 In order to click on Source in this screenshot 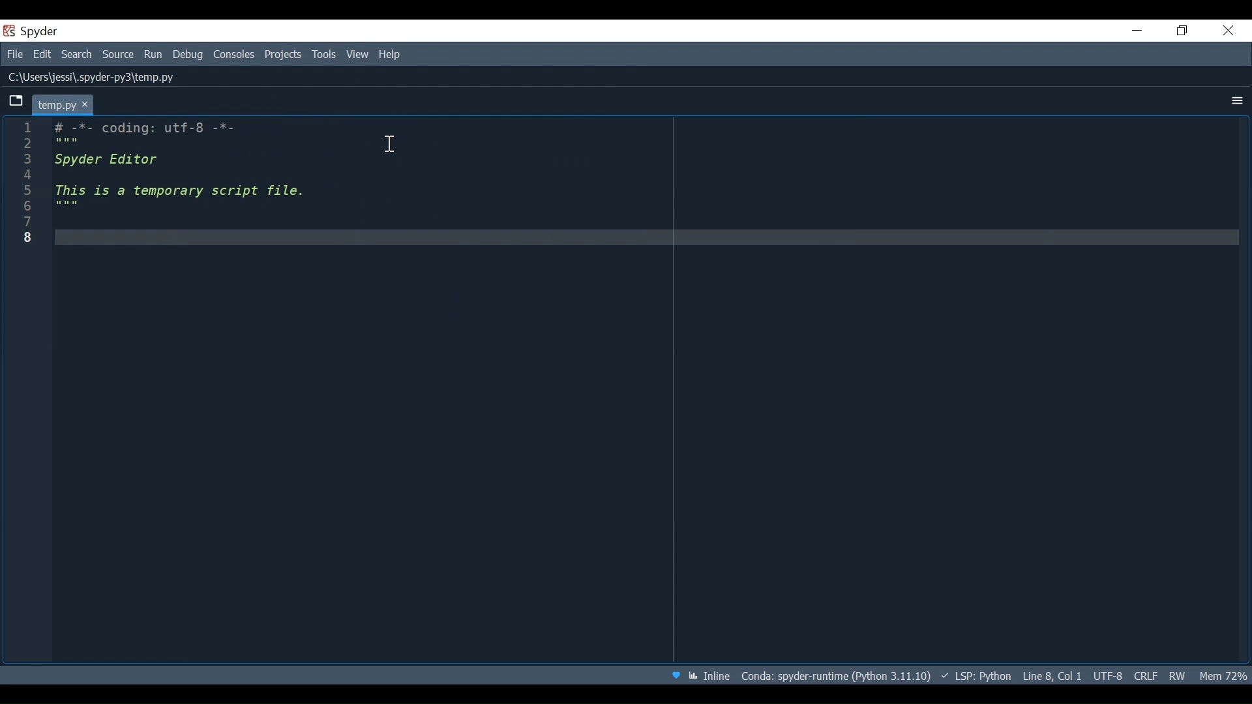, I will do `click(120, 55)`.